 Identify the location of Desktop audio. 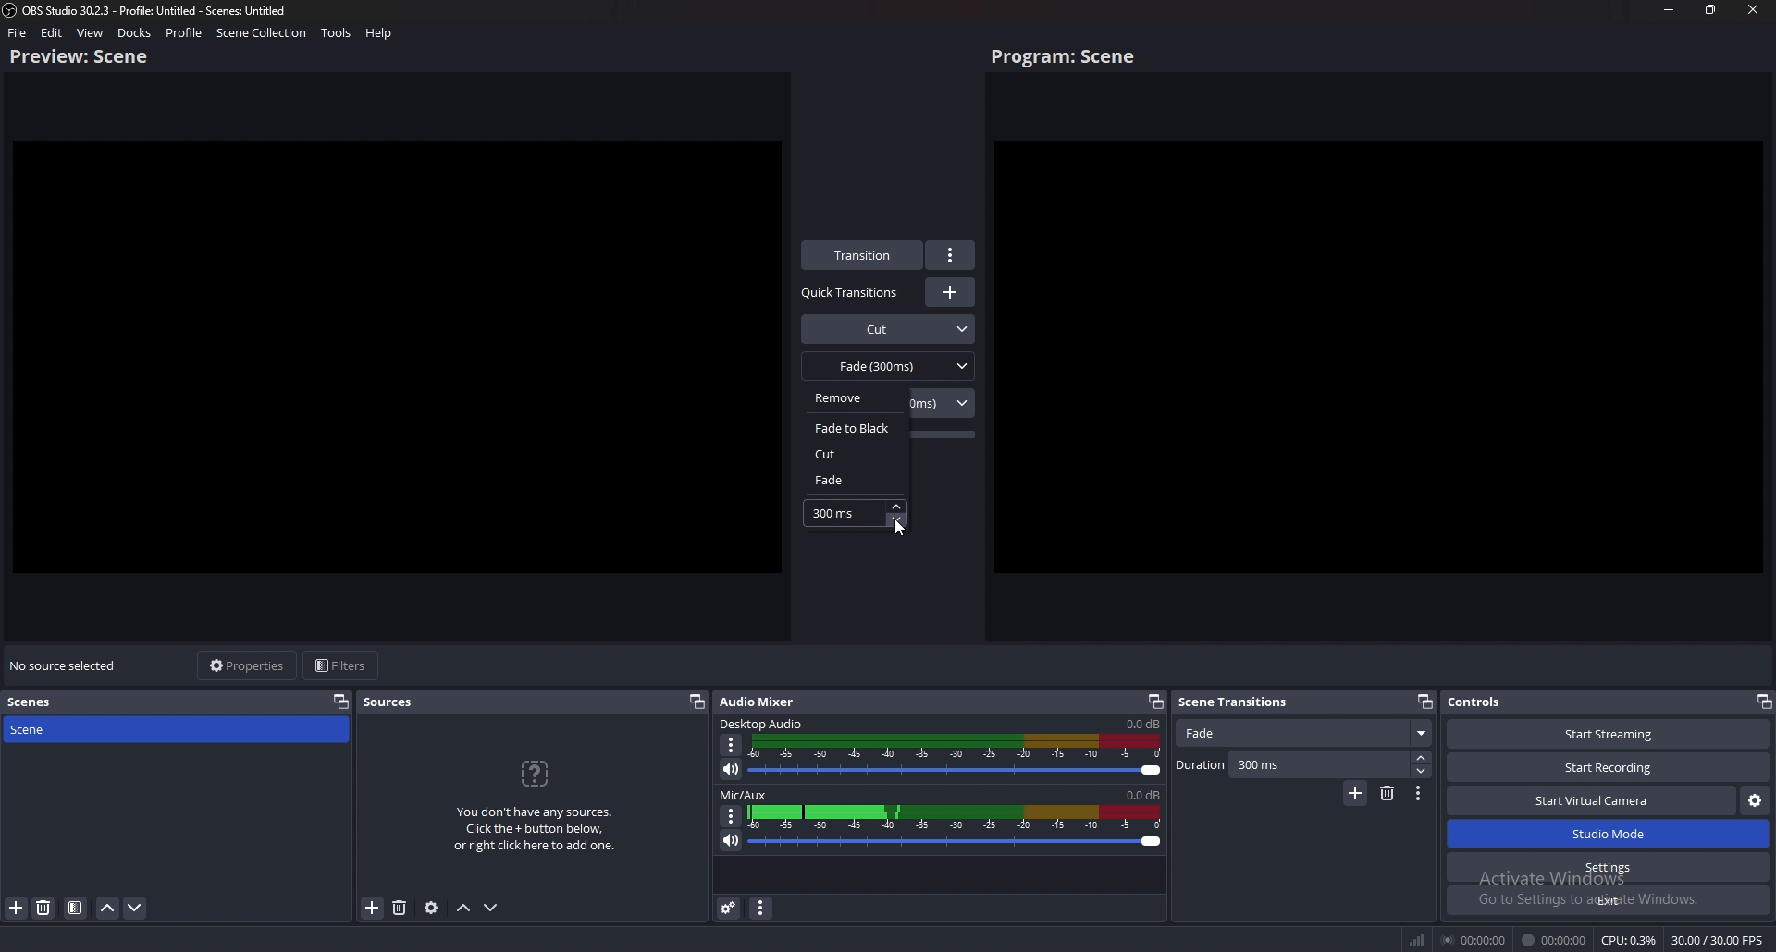
(763, 723).